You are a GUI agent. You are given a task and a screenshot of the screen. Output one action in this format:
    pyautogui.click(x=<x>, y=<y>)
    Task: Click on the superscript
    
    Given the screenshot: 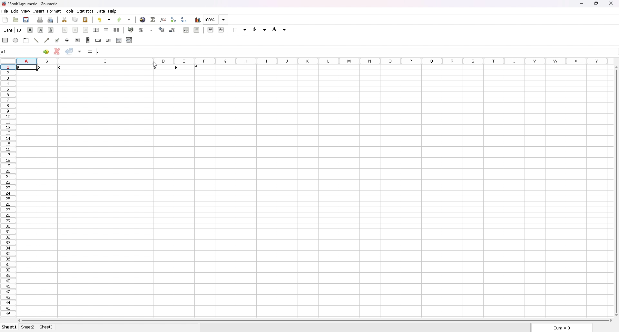 What is the action you would take?
    pyautogui.click(x=210, y=30)
    